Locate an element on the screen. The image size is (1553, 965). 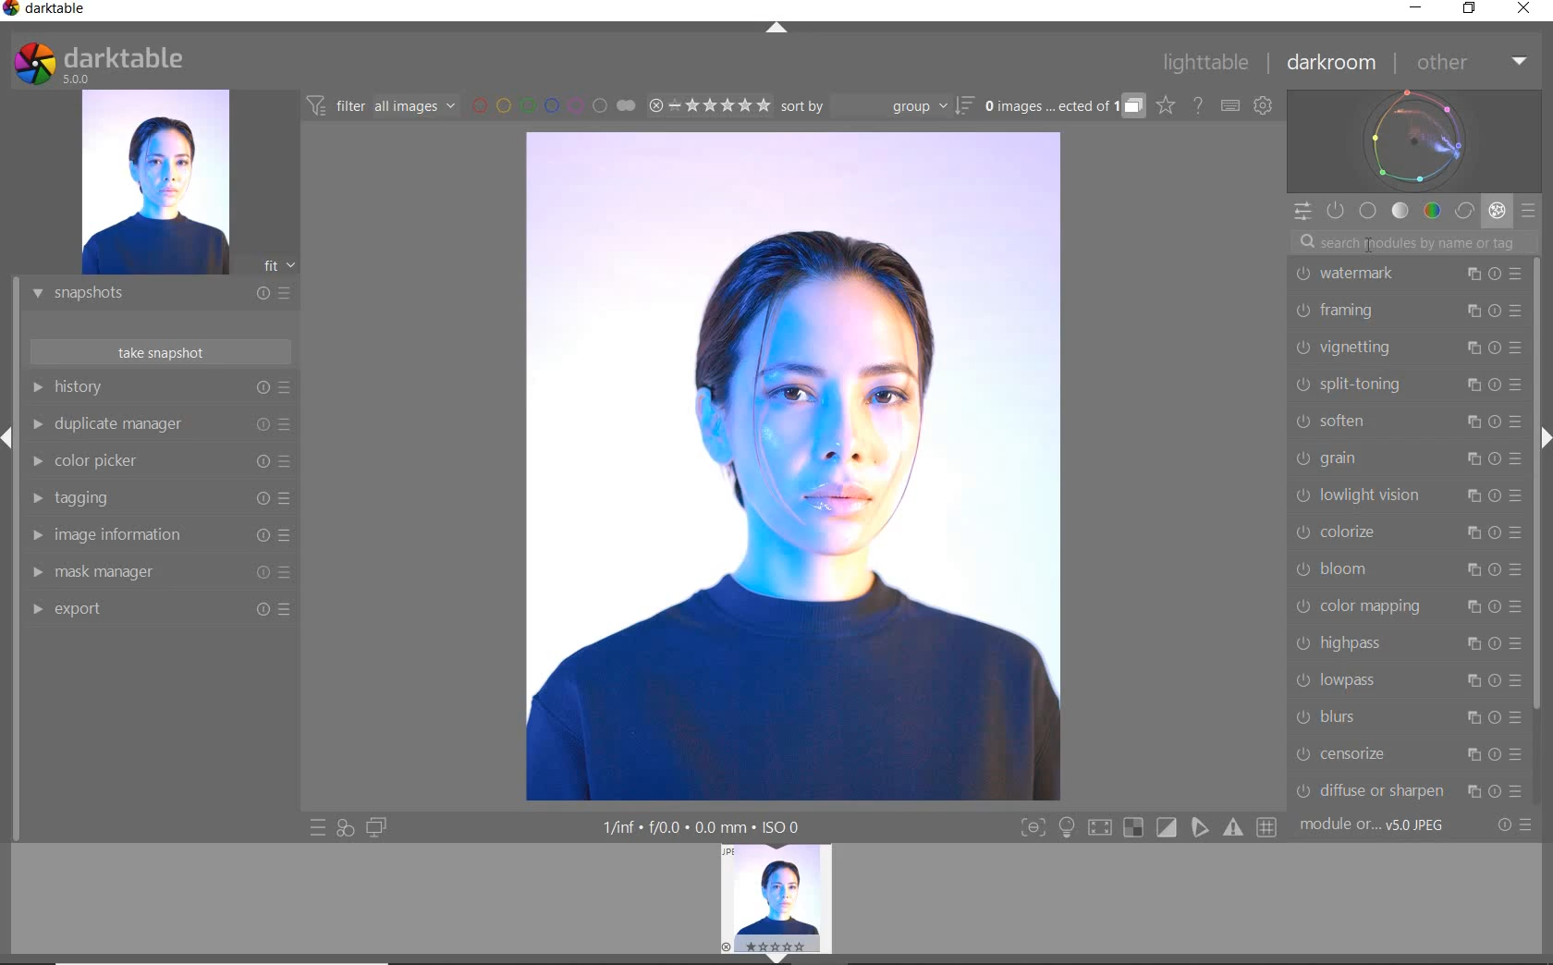
FRAMING is located at coordinates (1407, 311).